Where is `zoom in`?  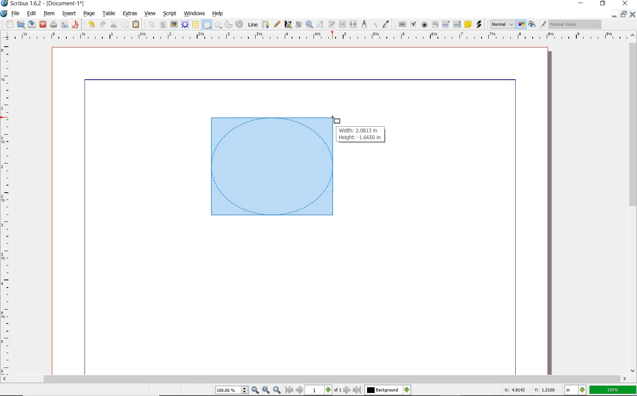
zoom in is located at coordinates (278, 390).